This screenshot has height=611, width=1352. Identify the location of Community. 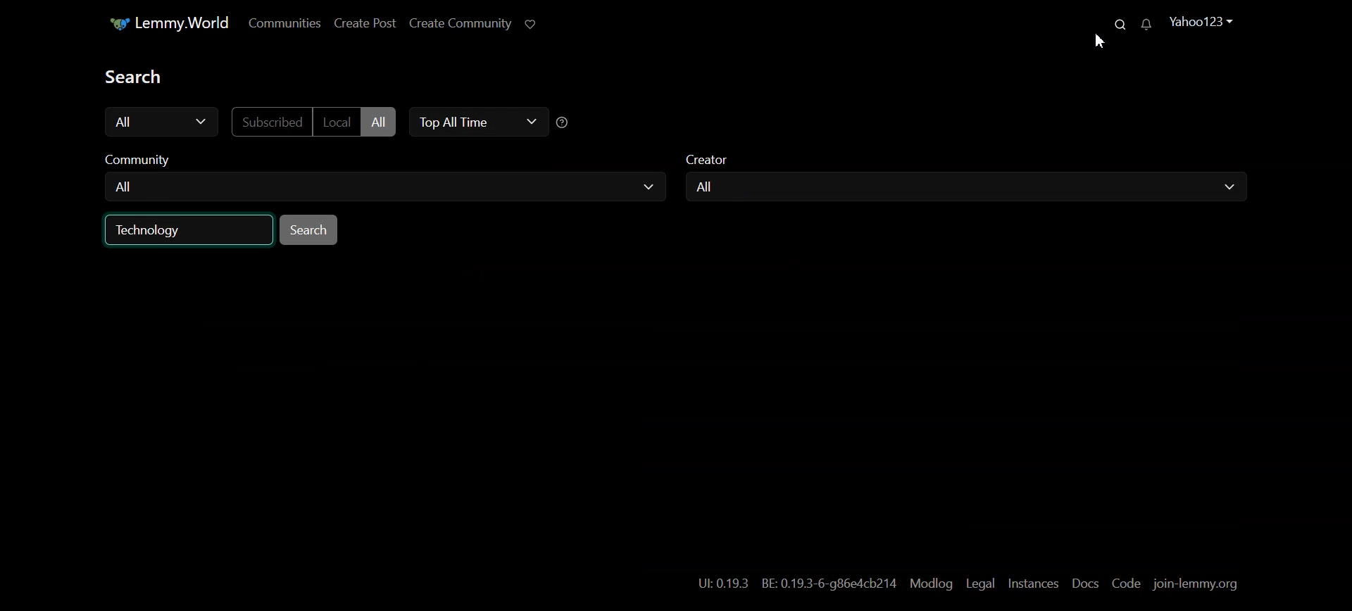
(139, 156).